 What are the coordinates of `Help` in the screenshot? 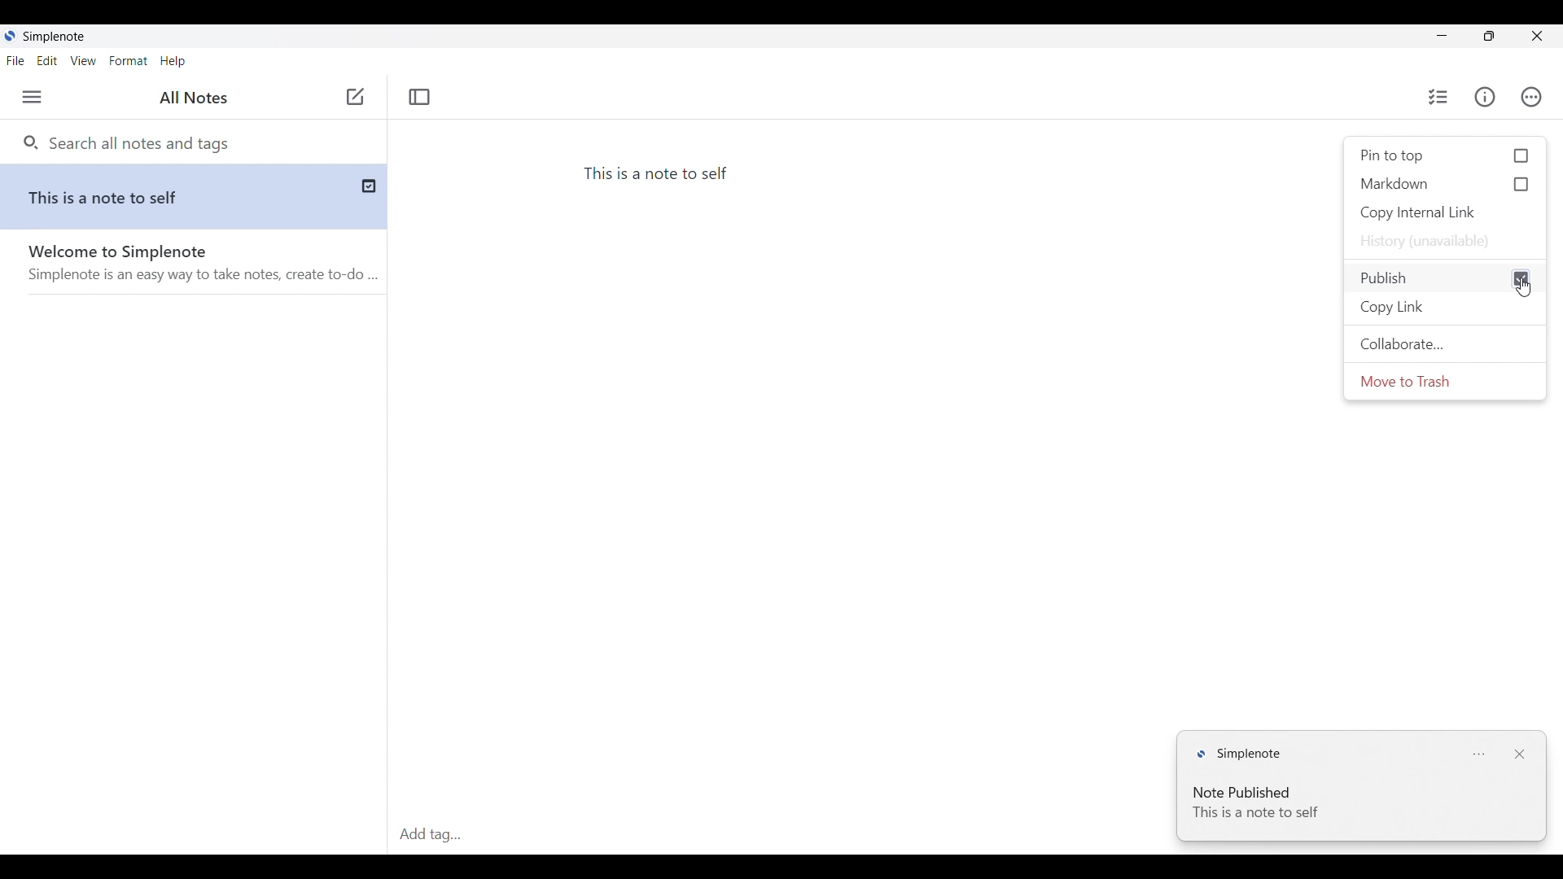 It's located at (173, 62).